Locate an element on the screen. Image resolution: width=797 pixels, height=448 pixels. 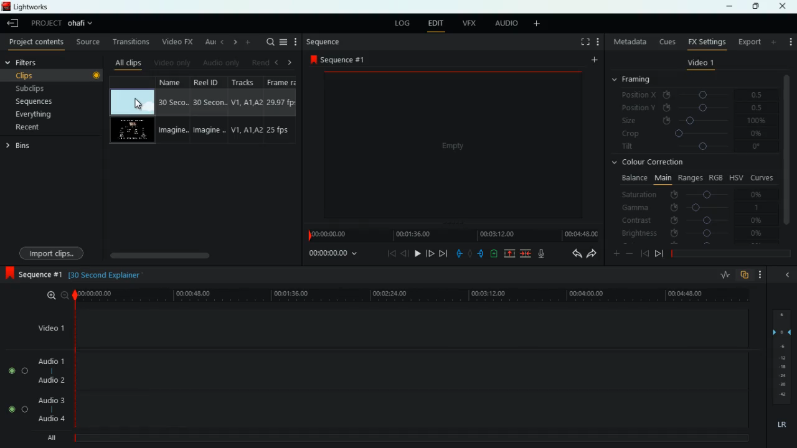
jump is located at coordinates (430, 254).